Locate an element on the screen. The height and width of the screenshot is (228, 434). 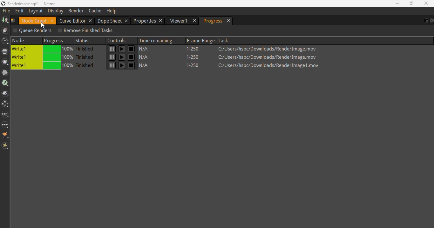
node is located at coordinates (26, 40).